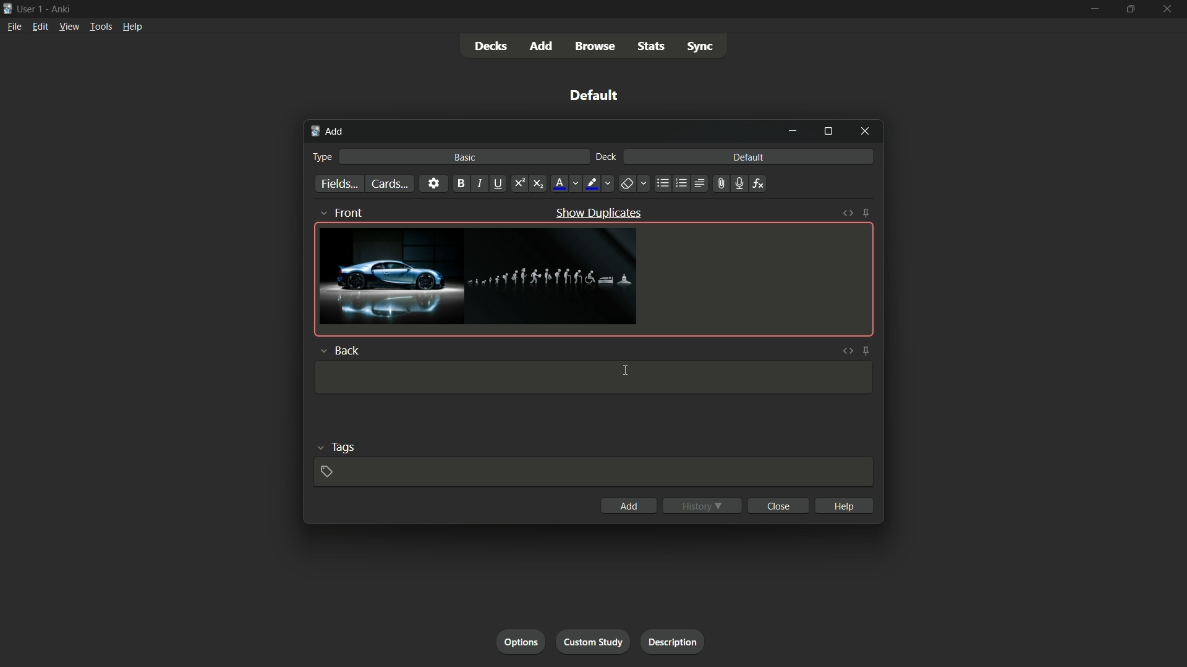 The image size is (1187, 667). What do you see at coordinates (670, 640) in the screenshot?
I see `description` at bounding box center [670, 640].